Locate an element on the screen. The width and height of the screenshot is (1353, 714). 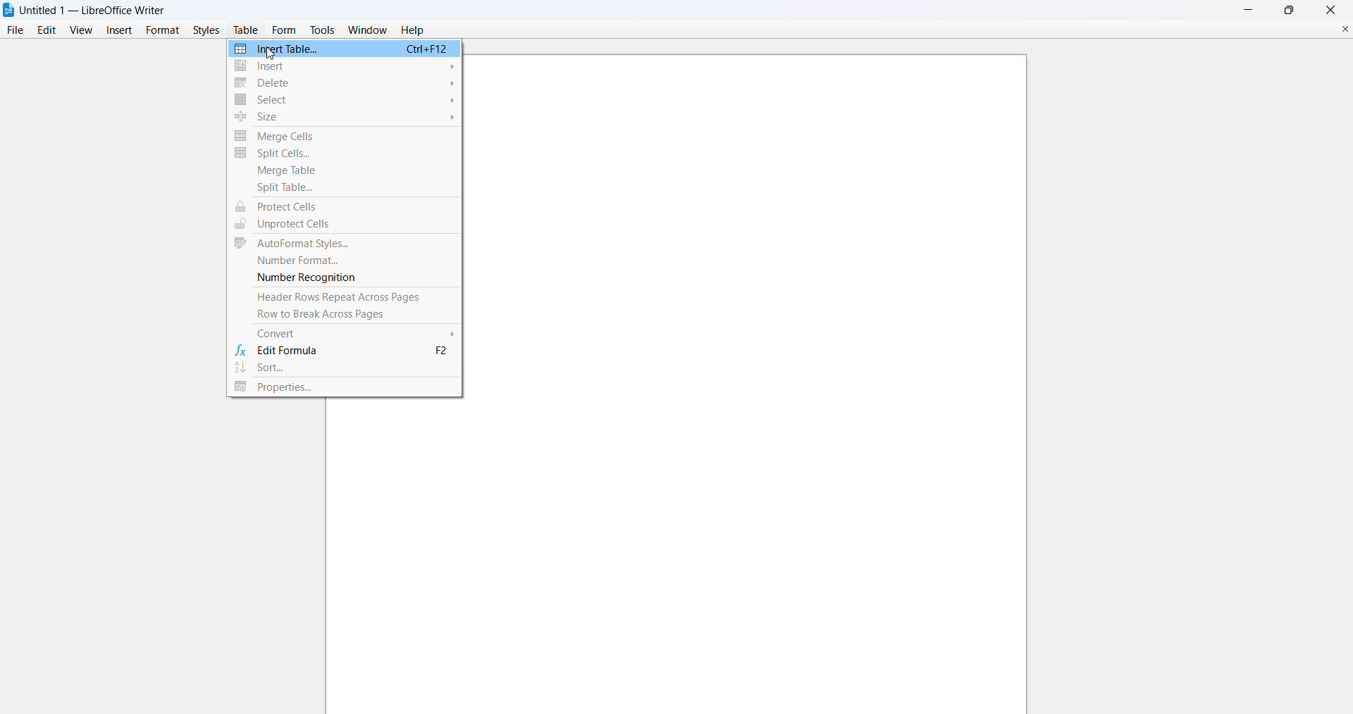
split table is located at coordinates (344, 188).